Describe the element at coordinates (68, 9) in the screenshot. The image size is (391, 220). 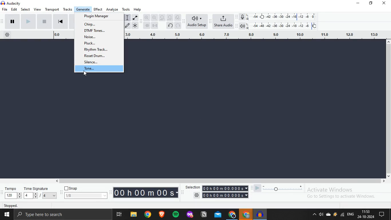
I see `Tracks` at that location.